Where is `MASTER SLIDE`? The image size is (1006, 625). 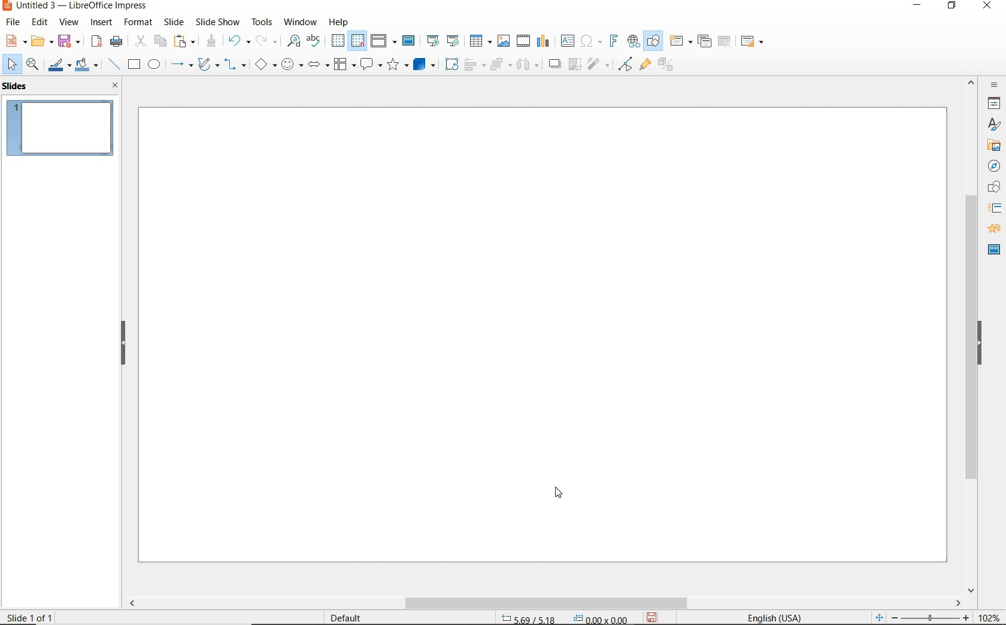
MASTER SLIDE is located at coordinates (410, 41).